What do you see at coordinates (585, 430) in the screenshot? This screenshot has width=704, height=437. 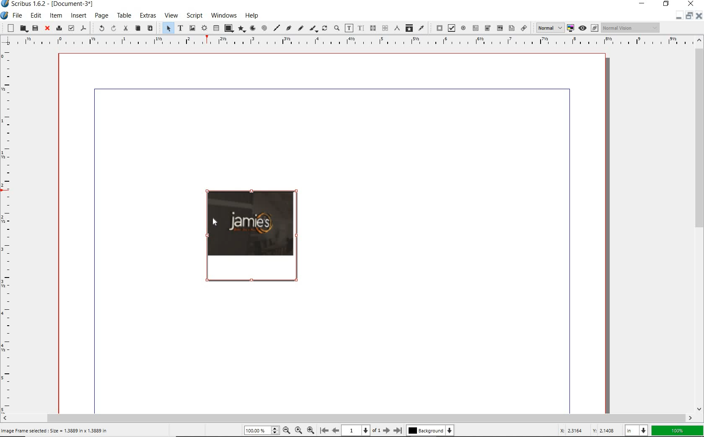 I see `coordinates` at bounding box center [585, 430].